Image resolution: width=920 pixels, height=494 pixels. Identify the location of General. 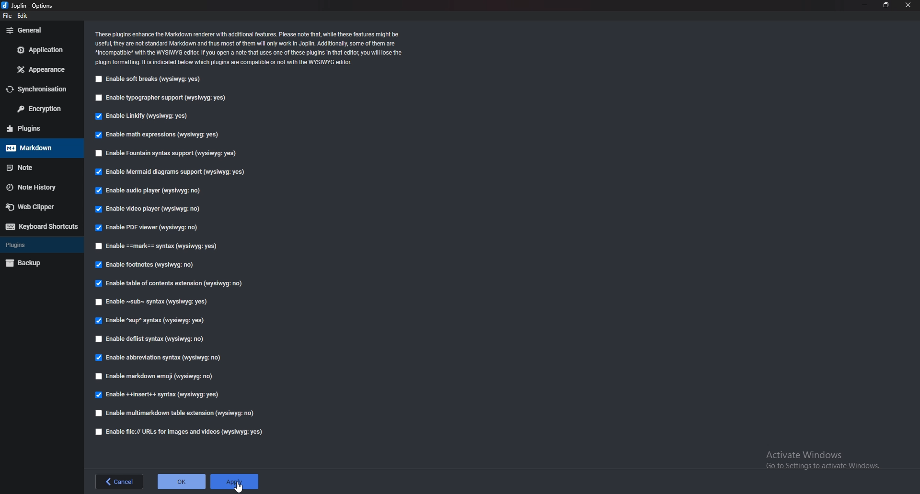
(41, 31).